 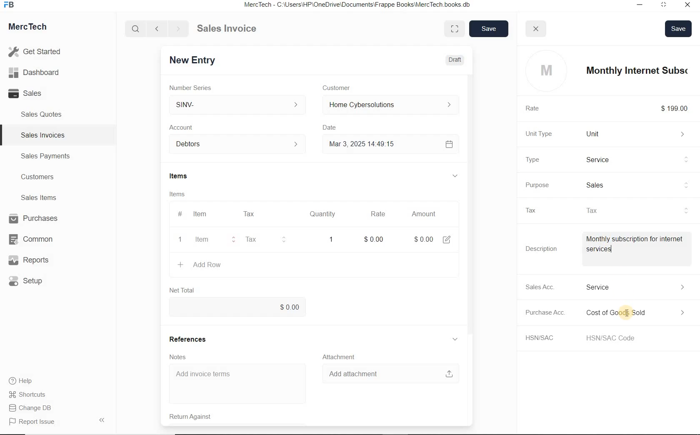 What do you see at coordinates (185, 177) in the screenshot?
I see `Items` at bounding box center [185, 177].